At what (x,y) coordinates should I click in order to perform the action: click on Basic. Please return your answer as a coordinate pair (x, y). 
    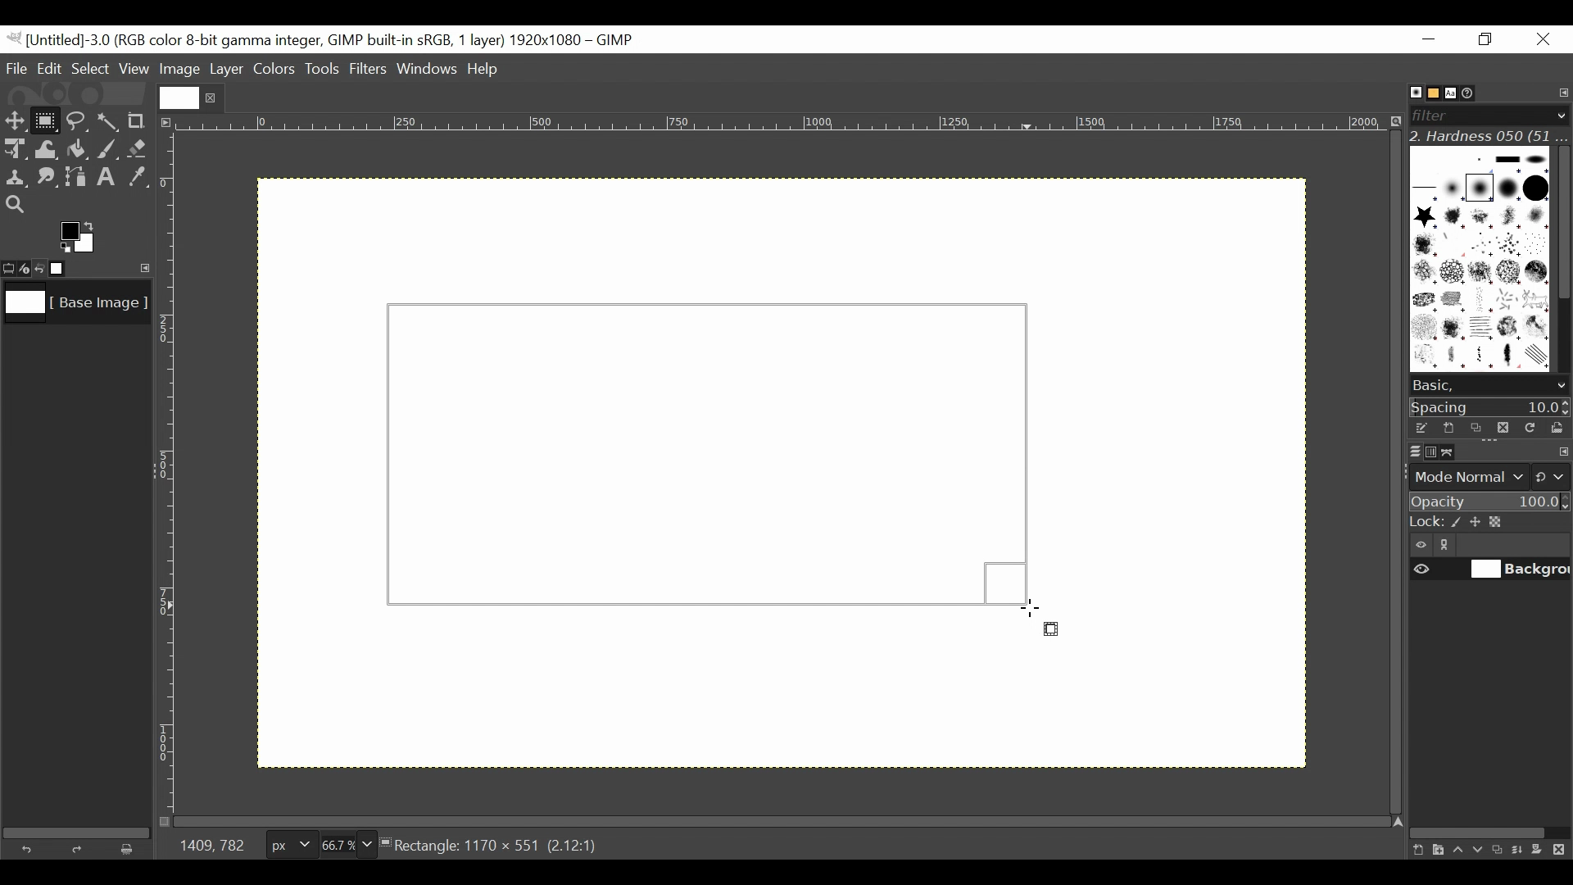
    Looking at the image, I should click on (1429, 93).